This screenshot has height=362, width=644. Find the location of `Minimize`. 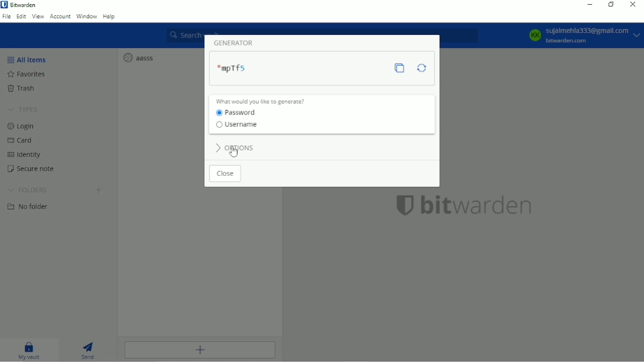

Minimize is located at coordinates (590, 5).